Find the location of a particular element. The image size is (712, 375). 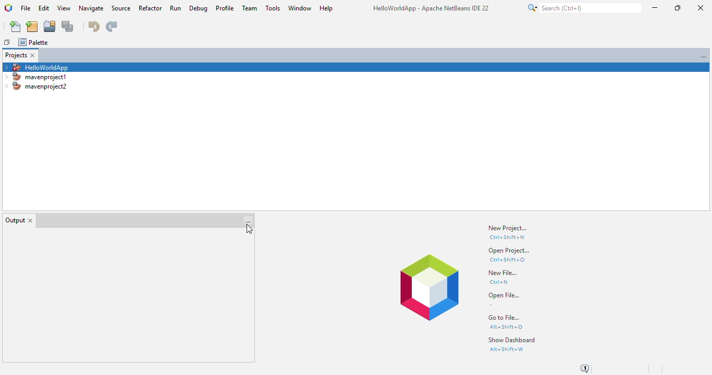

minimize window group is located at coordinates (703, 57).